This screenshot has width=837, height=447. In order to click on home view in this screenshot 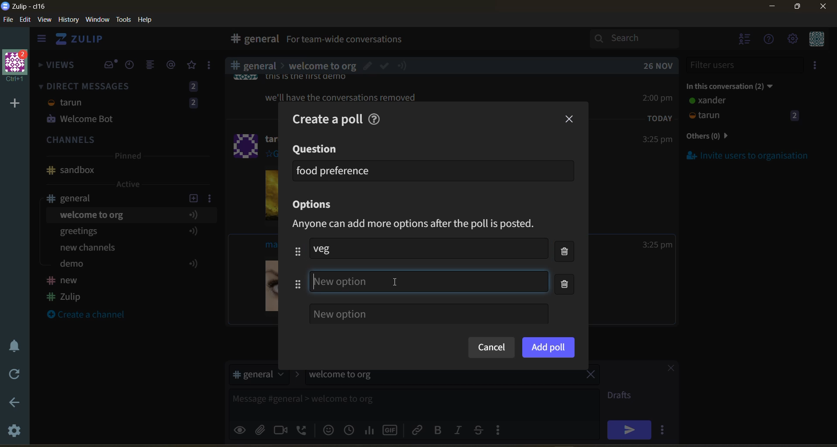, I will do `click(85, 41)`.